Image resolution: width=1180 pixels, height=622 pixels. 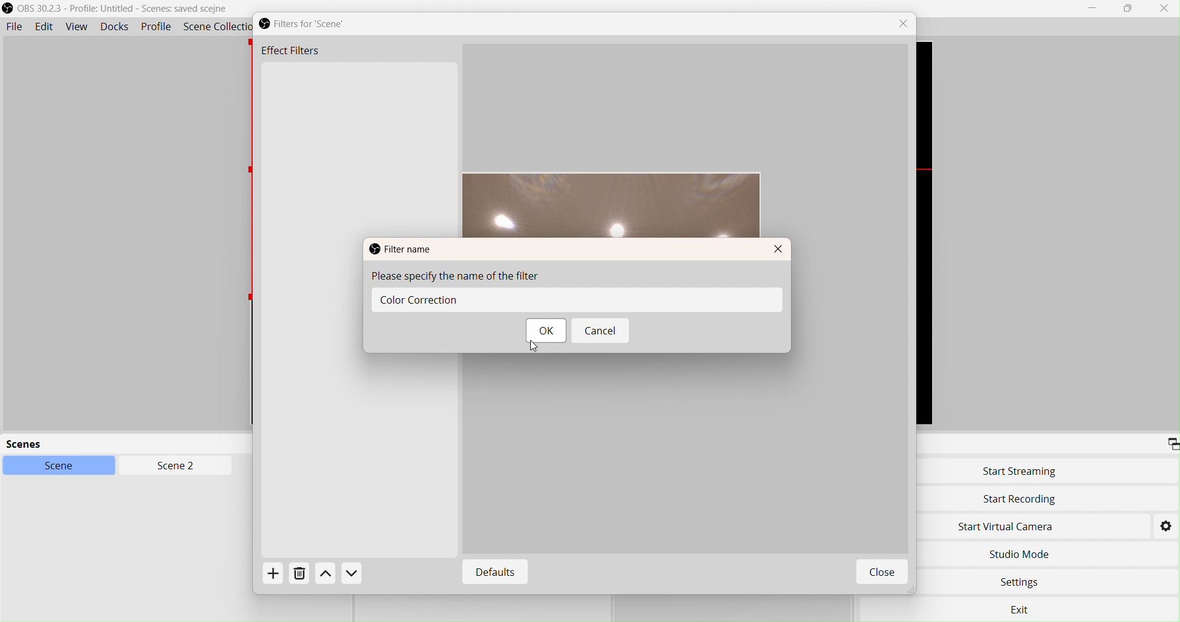 I want to click on Profile, so click(x=157, y=28).